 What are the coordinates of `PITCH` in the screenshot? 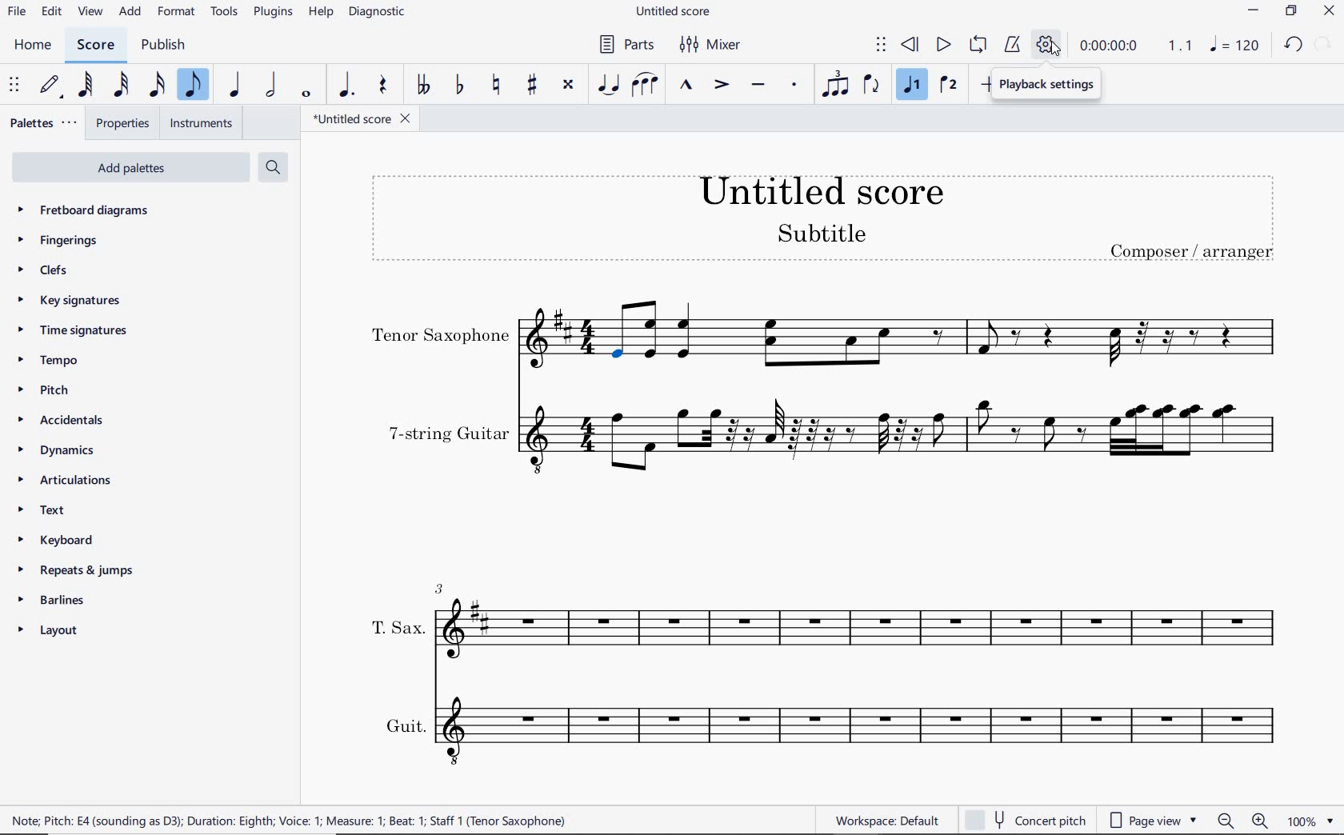 It's located at (42, 390).